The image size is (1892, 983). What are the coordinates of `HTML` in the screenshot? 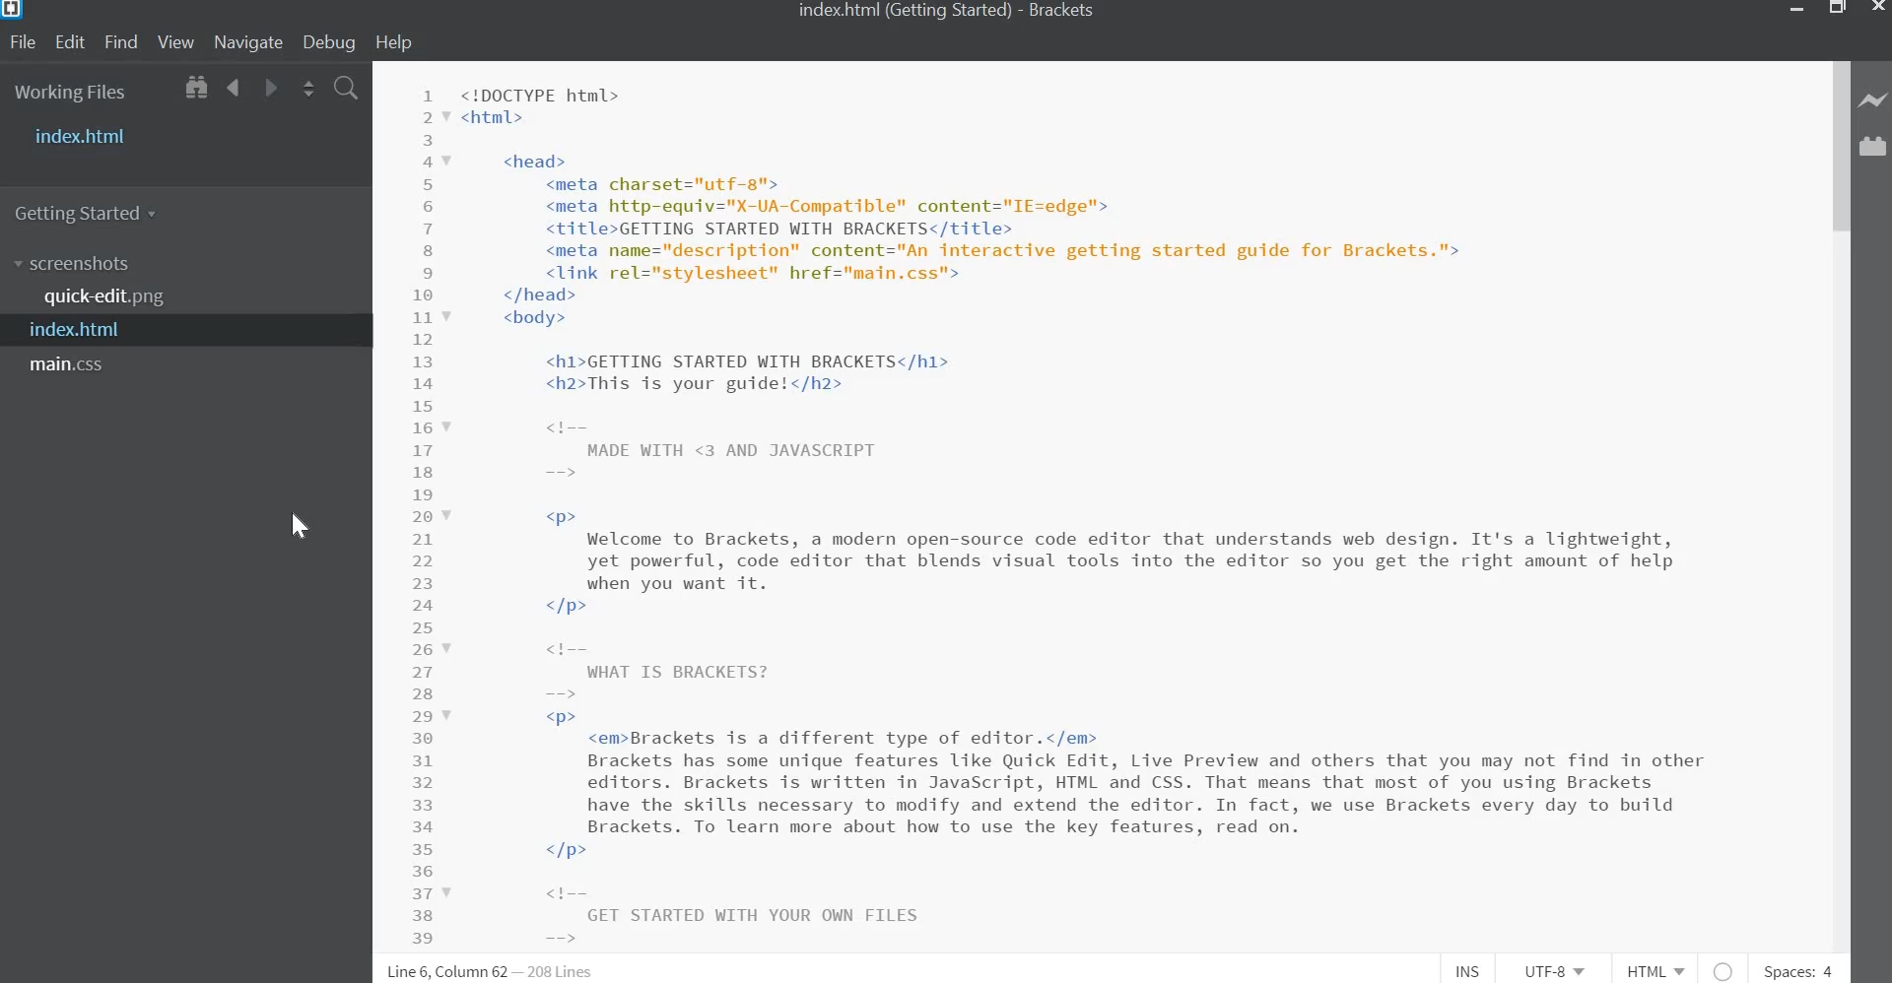 It's located at (1658, 971).